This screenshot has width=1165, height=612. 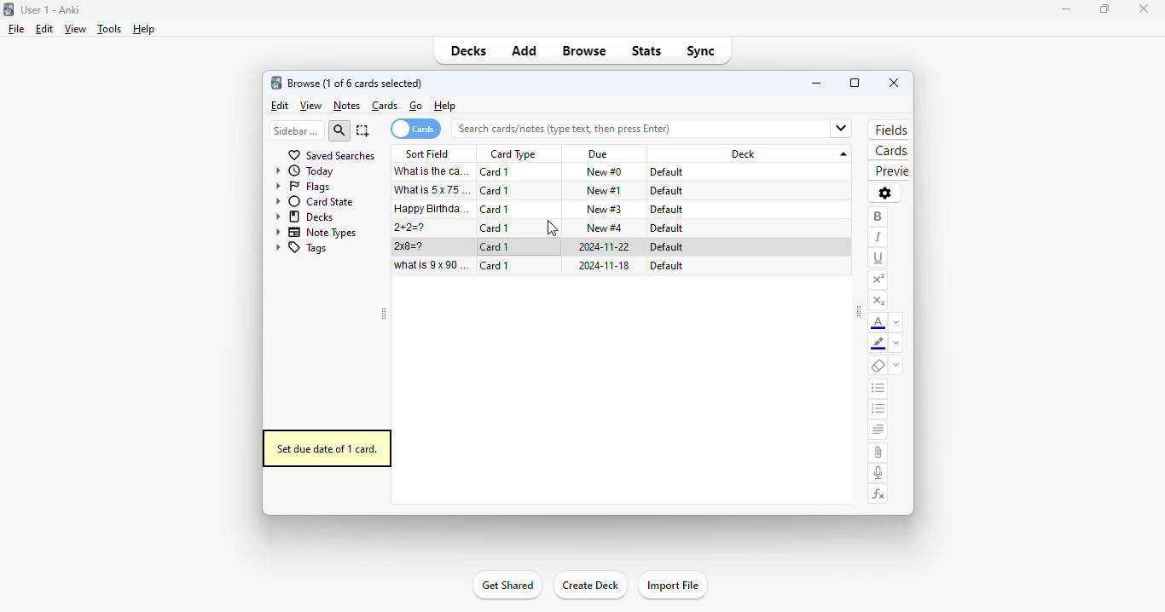 I want to click on card 1, so click(x=495, y=228).